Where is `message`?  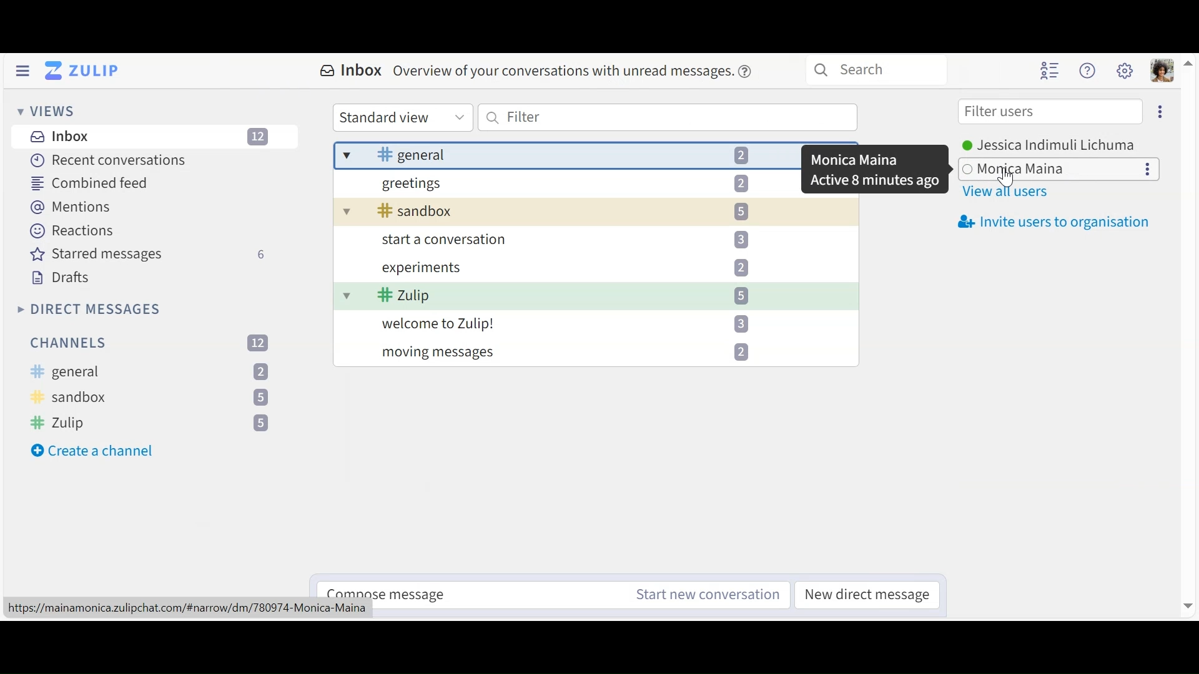
message is located at coordinates (601, 294).